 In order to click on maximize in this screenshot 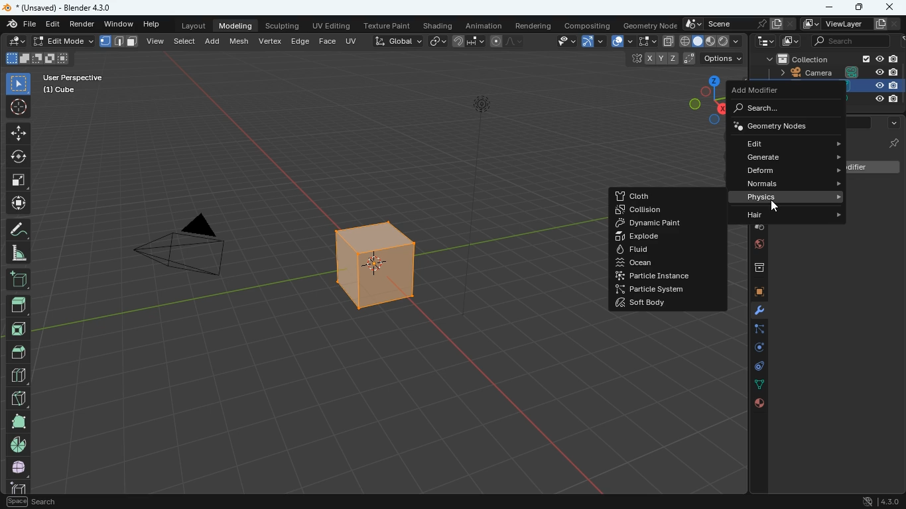, I will do `click(858, 8)`.